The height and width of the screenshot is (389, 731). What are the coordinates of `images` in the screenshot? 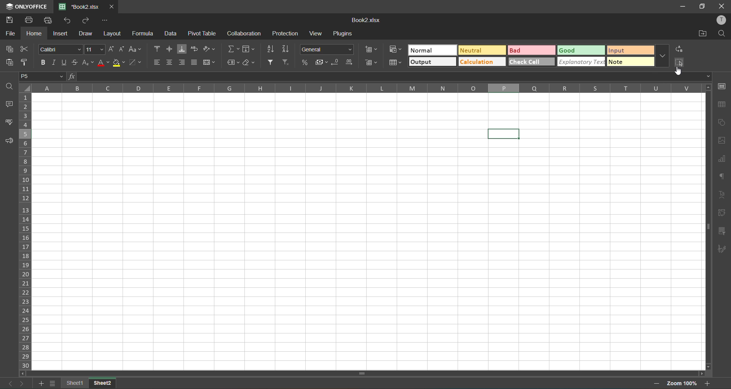 It's located at (723, 141).